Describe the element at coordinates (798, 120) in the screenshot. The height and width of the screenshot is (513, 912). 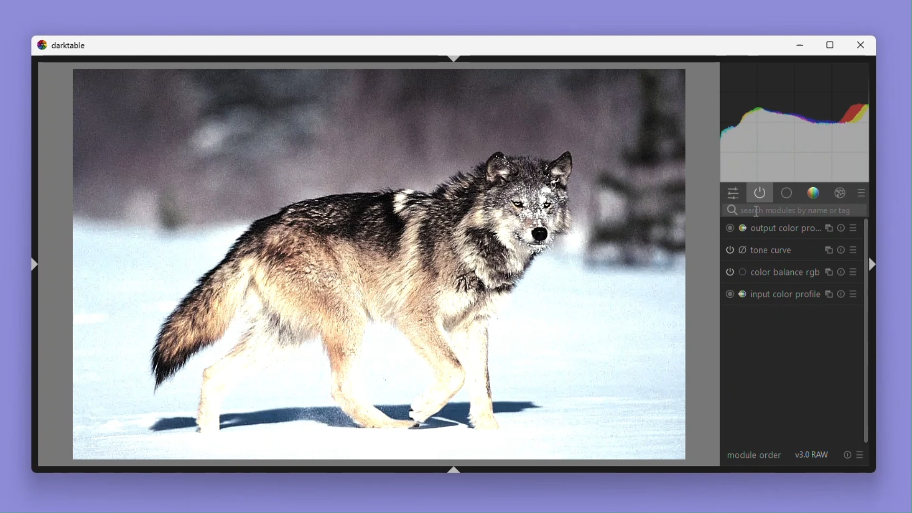
I see `Histogram` at that location.